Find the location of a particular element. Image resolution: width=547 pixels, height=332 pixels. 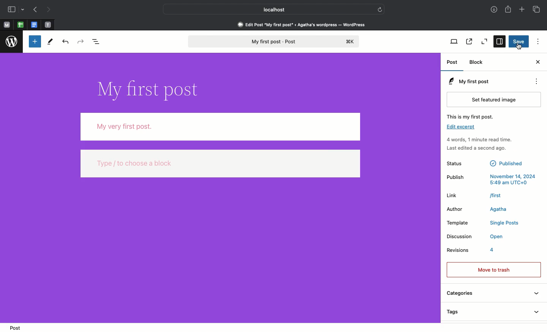

edit excerpt is located at coordinates (461, 128).